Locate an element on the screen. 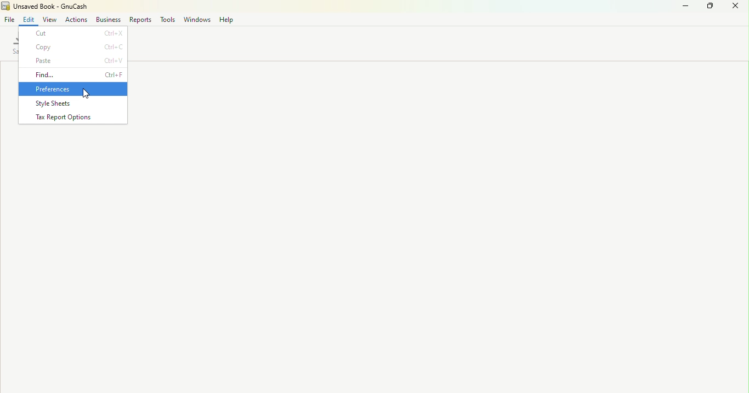  view is located at coordinates (49, 19).